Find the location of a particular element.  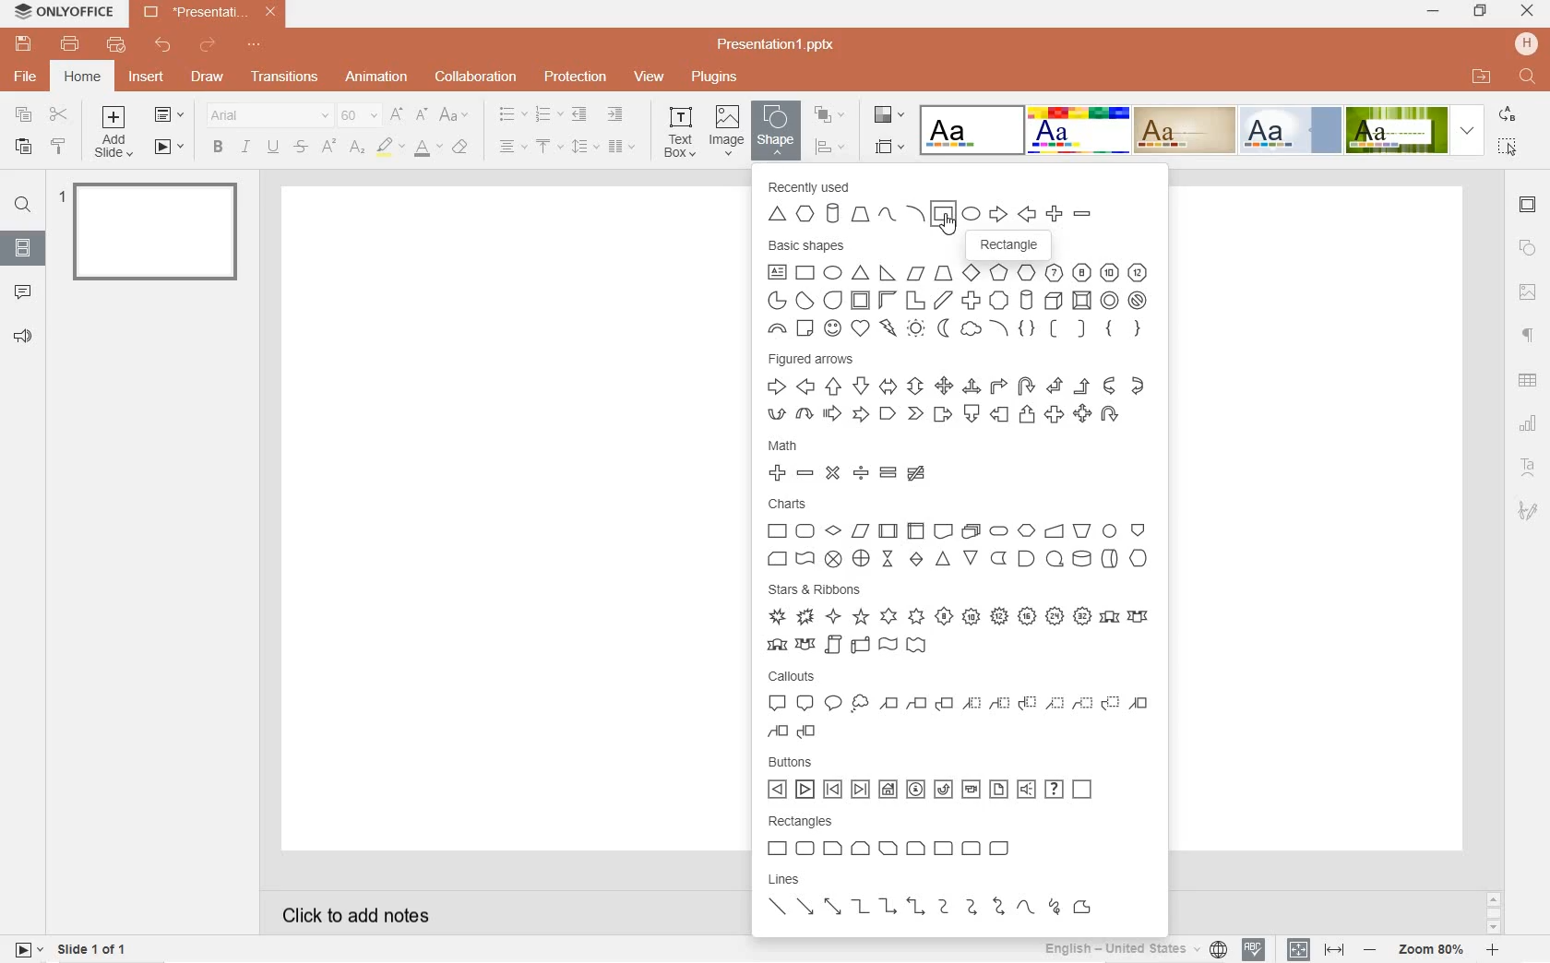

Triangle is located at coordinates (861, 273).